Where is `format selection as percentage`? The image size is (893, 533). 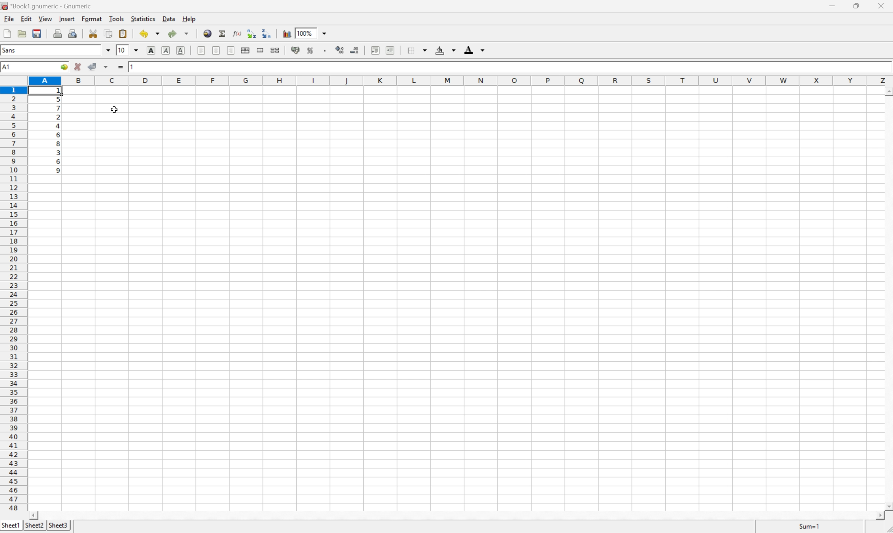 format selection as percentage is located at coordinates (311, 50).